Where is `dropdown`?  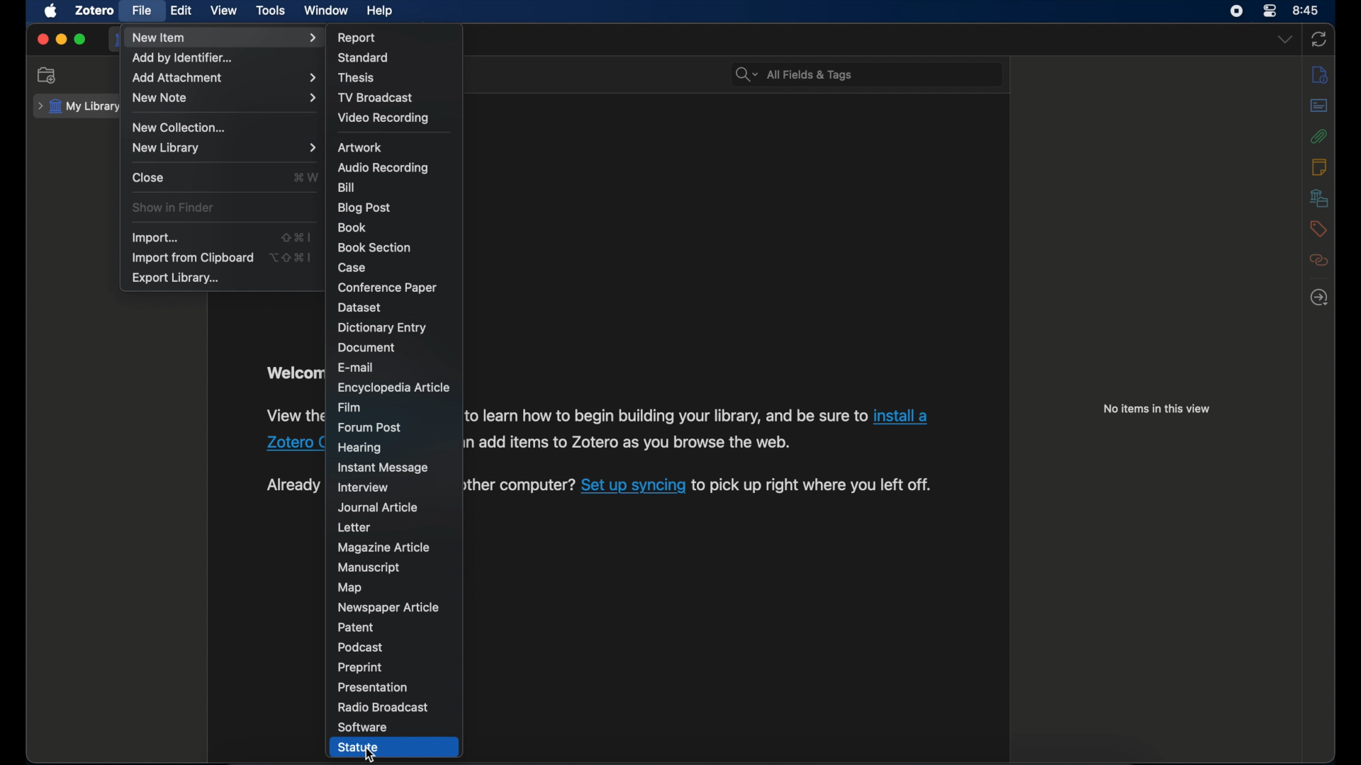
dropdown is located at coordinates (1284, 40).